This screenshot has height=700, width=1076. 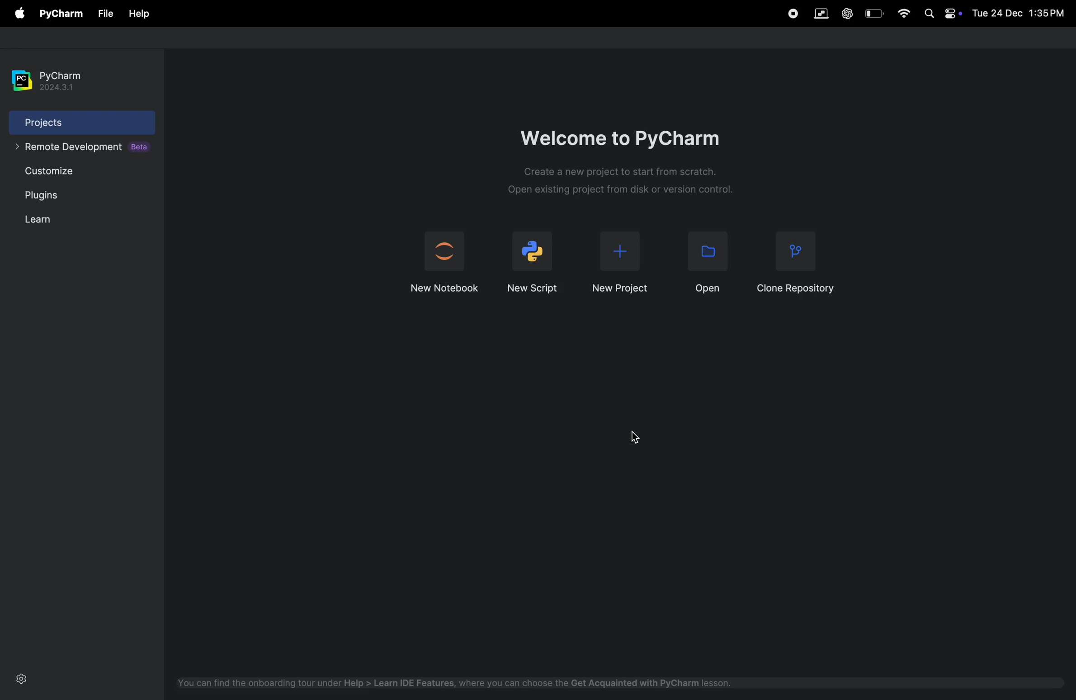 I want to click on new project, so click(x=621, y=260).